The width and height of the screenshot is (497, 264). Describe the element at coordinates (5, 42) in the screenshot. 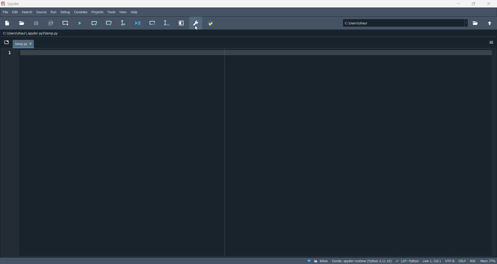

I see `screen` at that location.